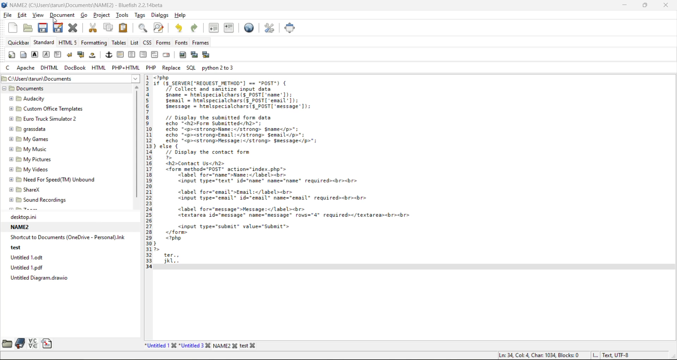 The width and height of the screenshot is (677, 360). What do you see at coordinates (94, 57) in the screenshot?
I see `non breaking space` at bounding box center [94, 57].